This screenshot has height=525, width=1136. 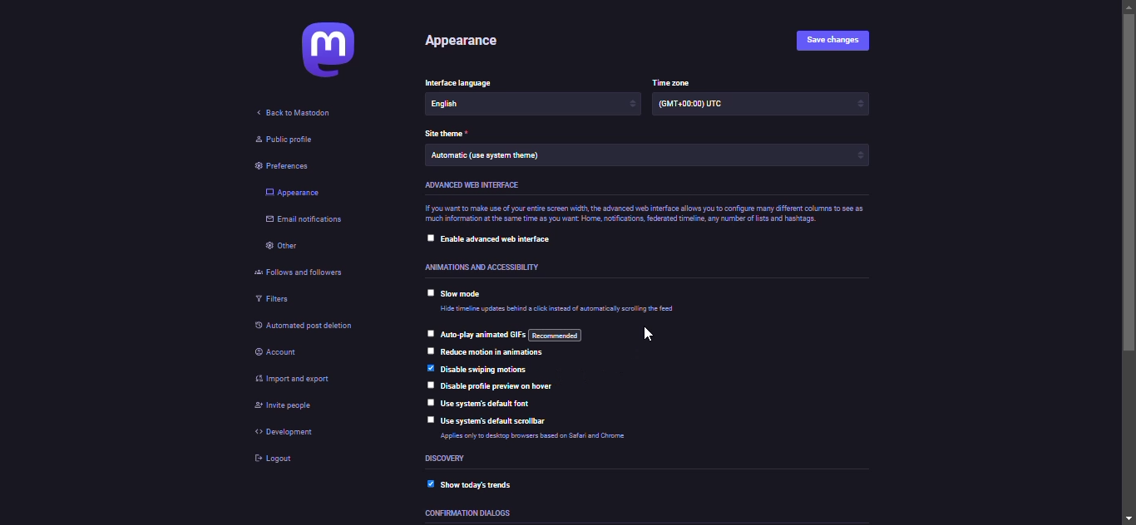 I want to click on import & export, so click(x=296, y=378).